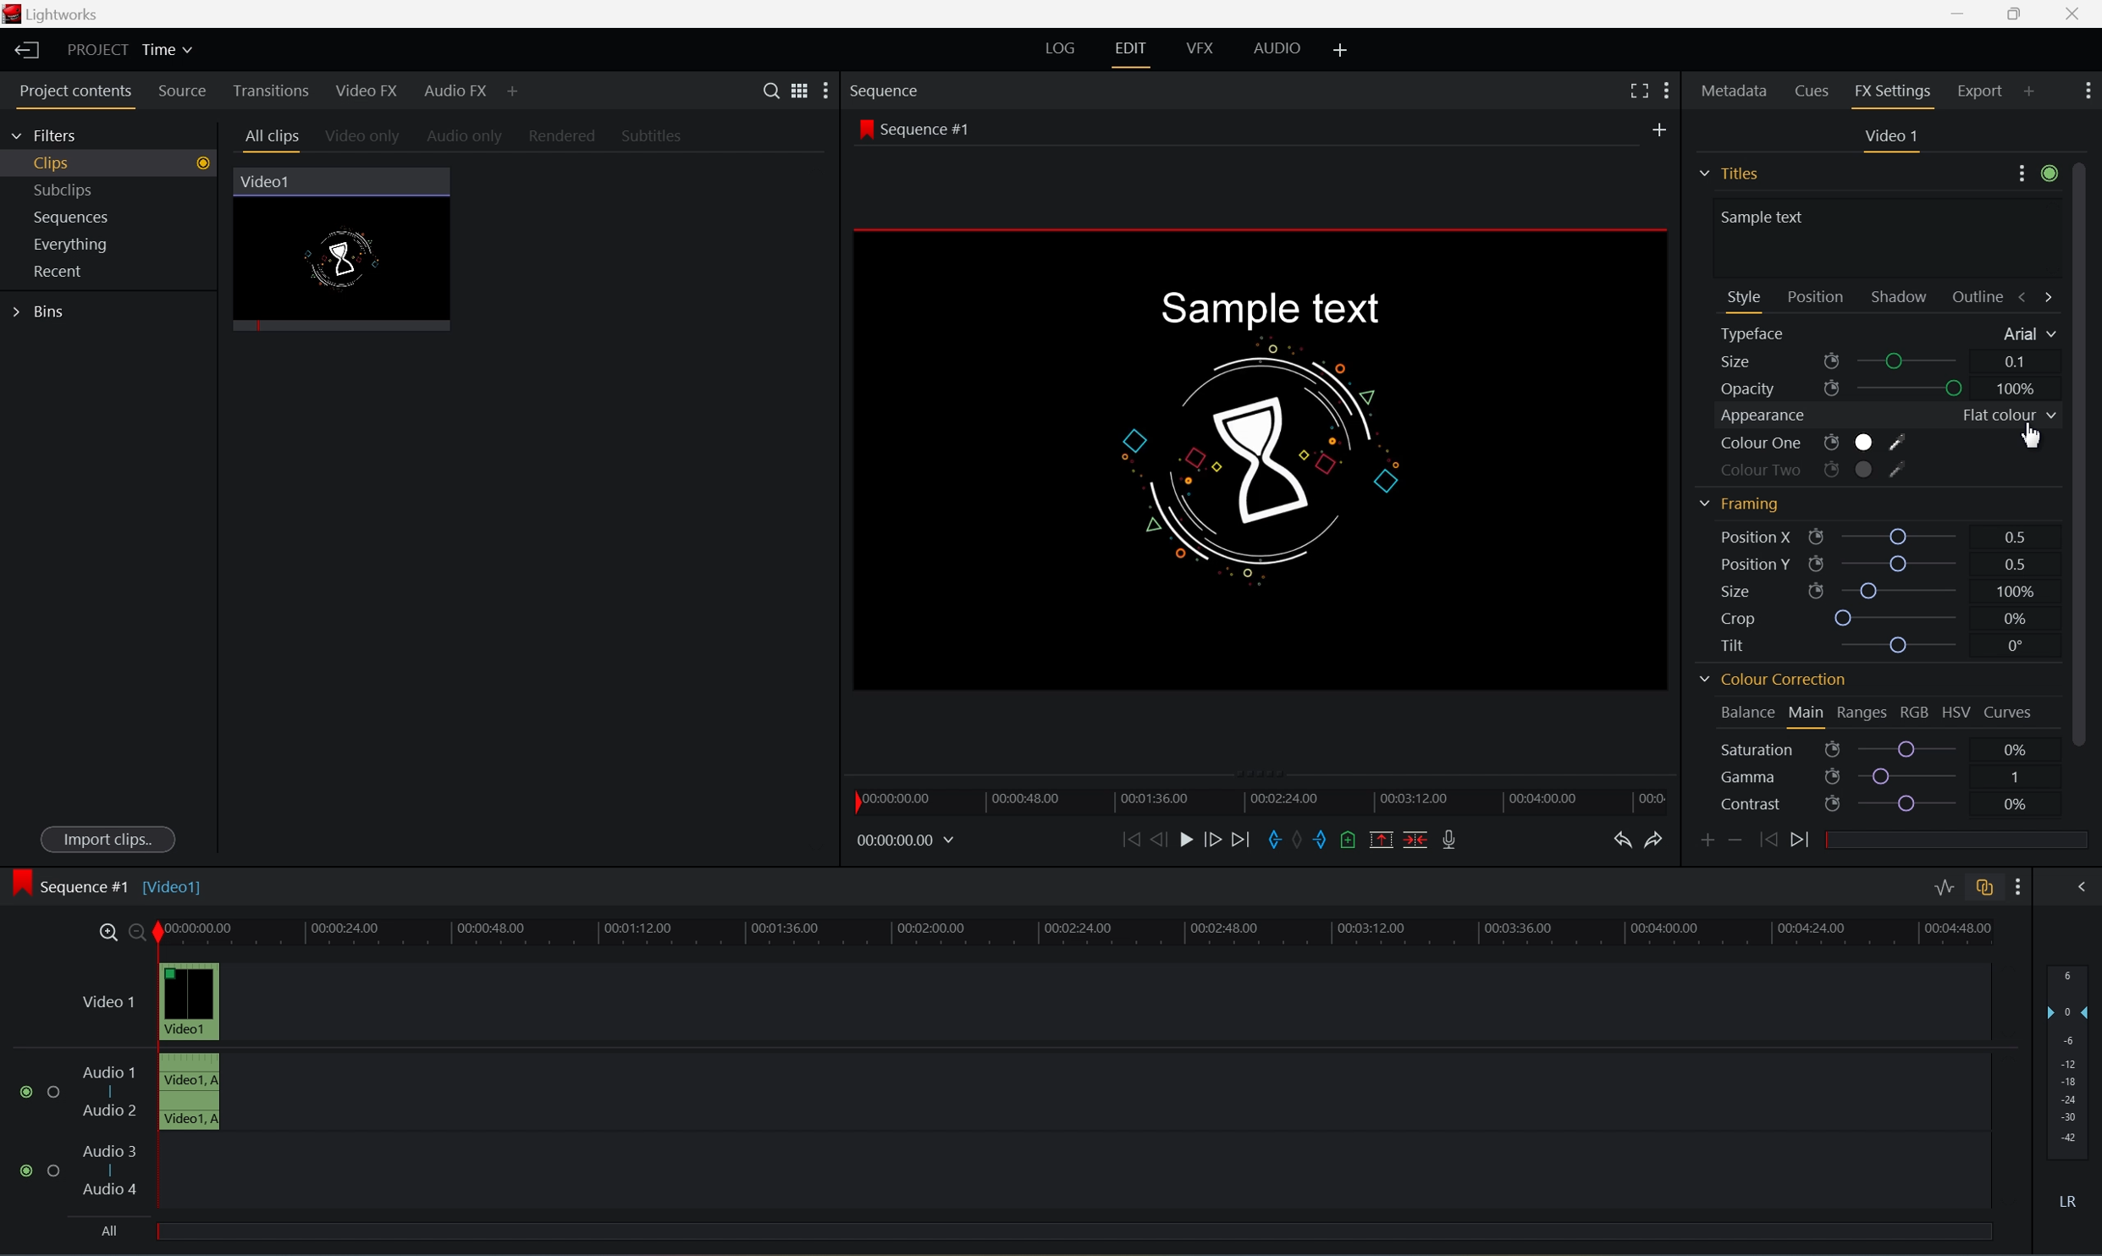 The width and height of the screenshot is (2102, 1256). What do you see at coordinates (907, 839) in the screenshot?
I see `Frame time` at bounding box center [907, 839].